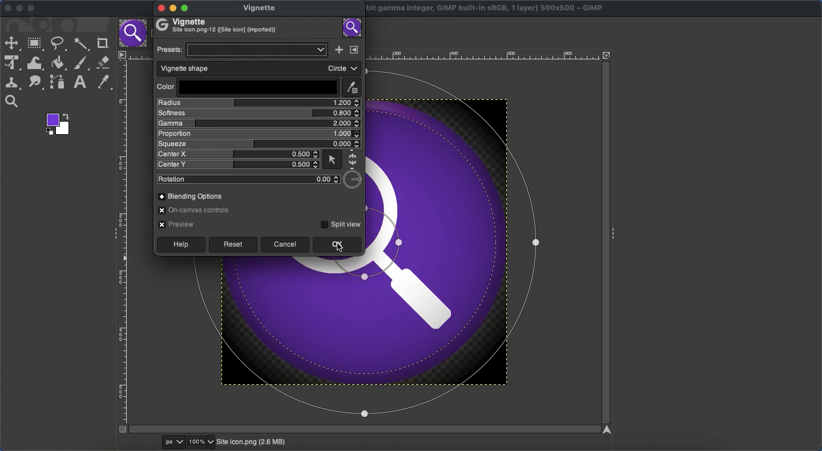 Image resolution: width=822 pixels, height=451 pixels. What do you see at coordinates (220, 26) in the screenshot?
I see `Vignette` at bounding box center [220, 26].